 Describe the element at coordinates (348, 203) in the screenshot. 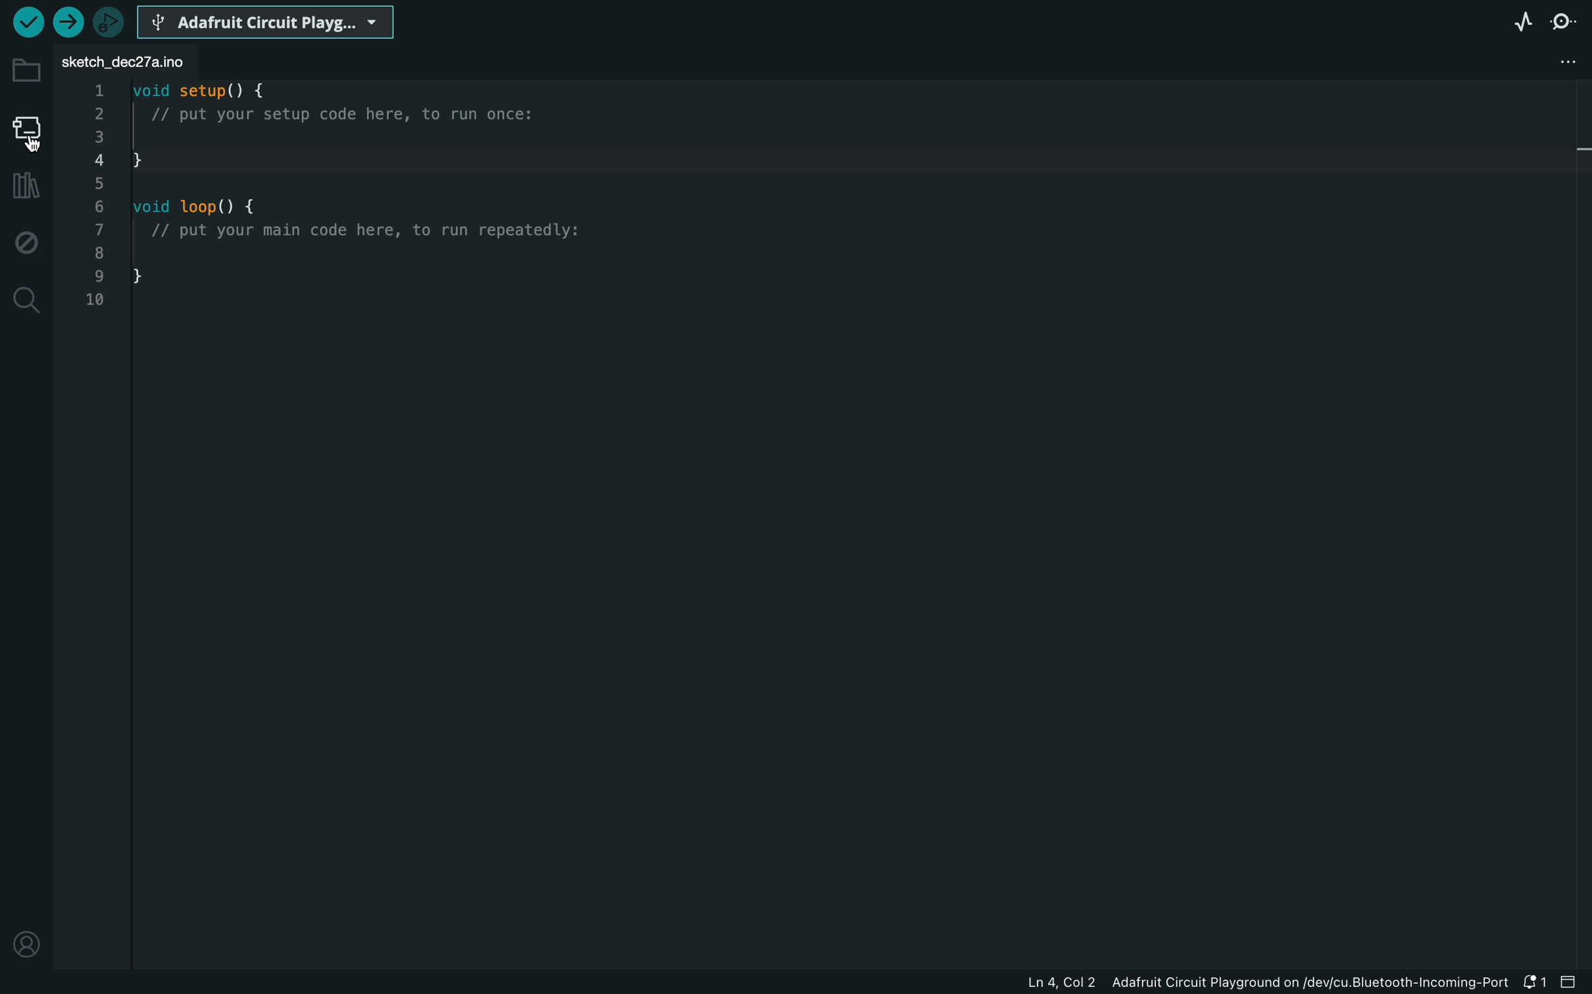

I see `code` at that location.